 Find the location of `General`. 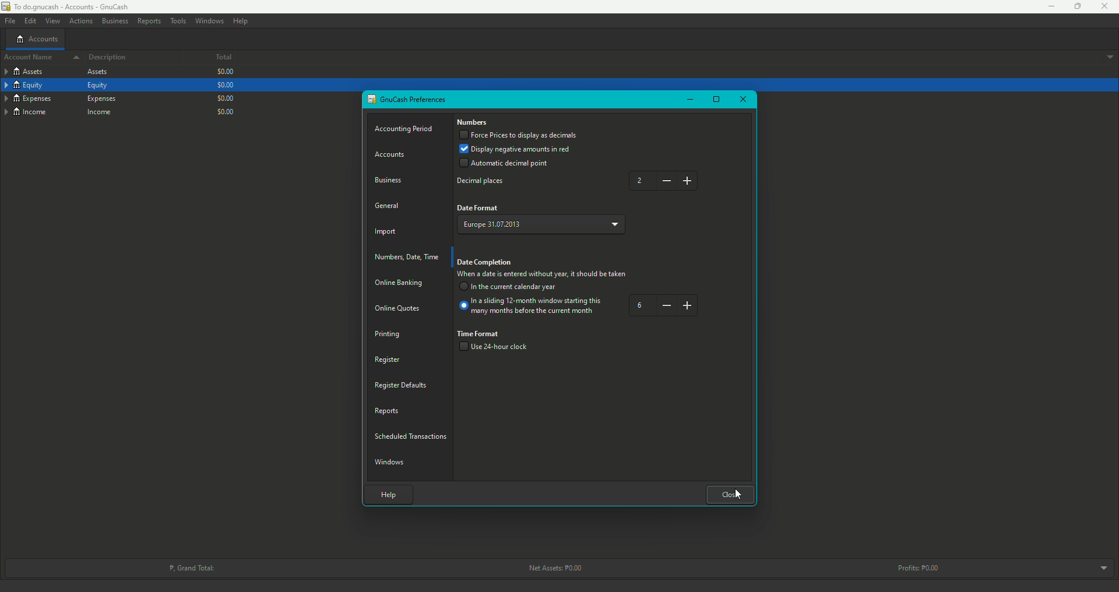

General is located at coordinates (388, 205).